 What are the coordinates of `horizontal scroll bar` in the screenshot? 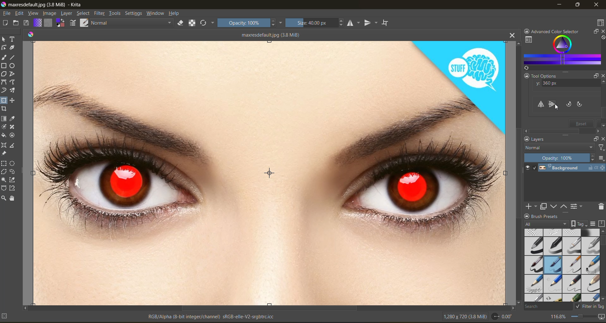 It's located at (269, 307).